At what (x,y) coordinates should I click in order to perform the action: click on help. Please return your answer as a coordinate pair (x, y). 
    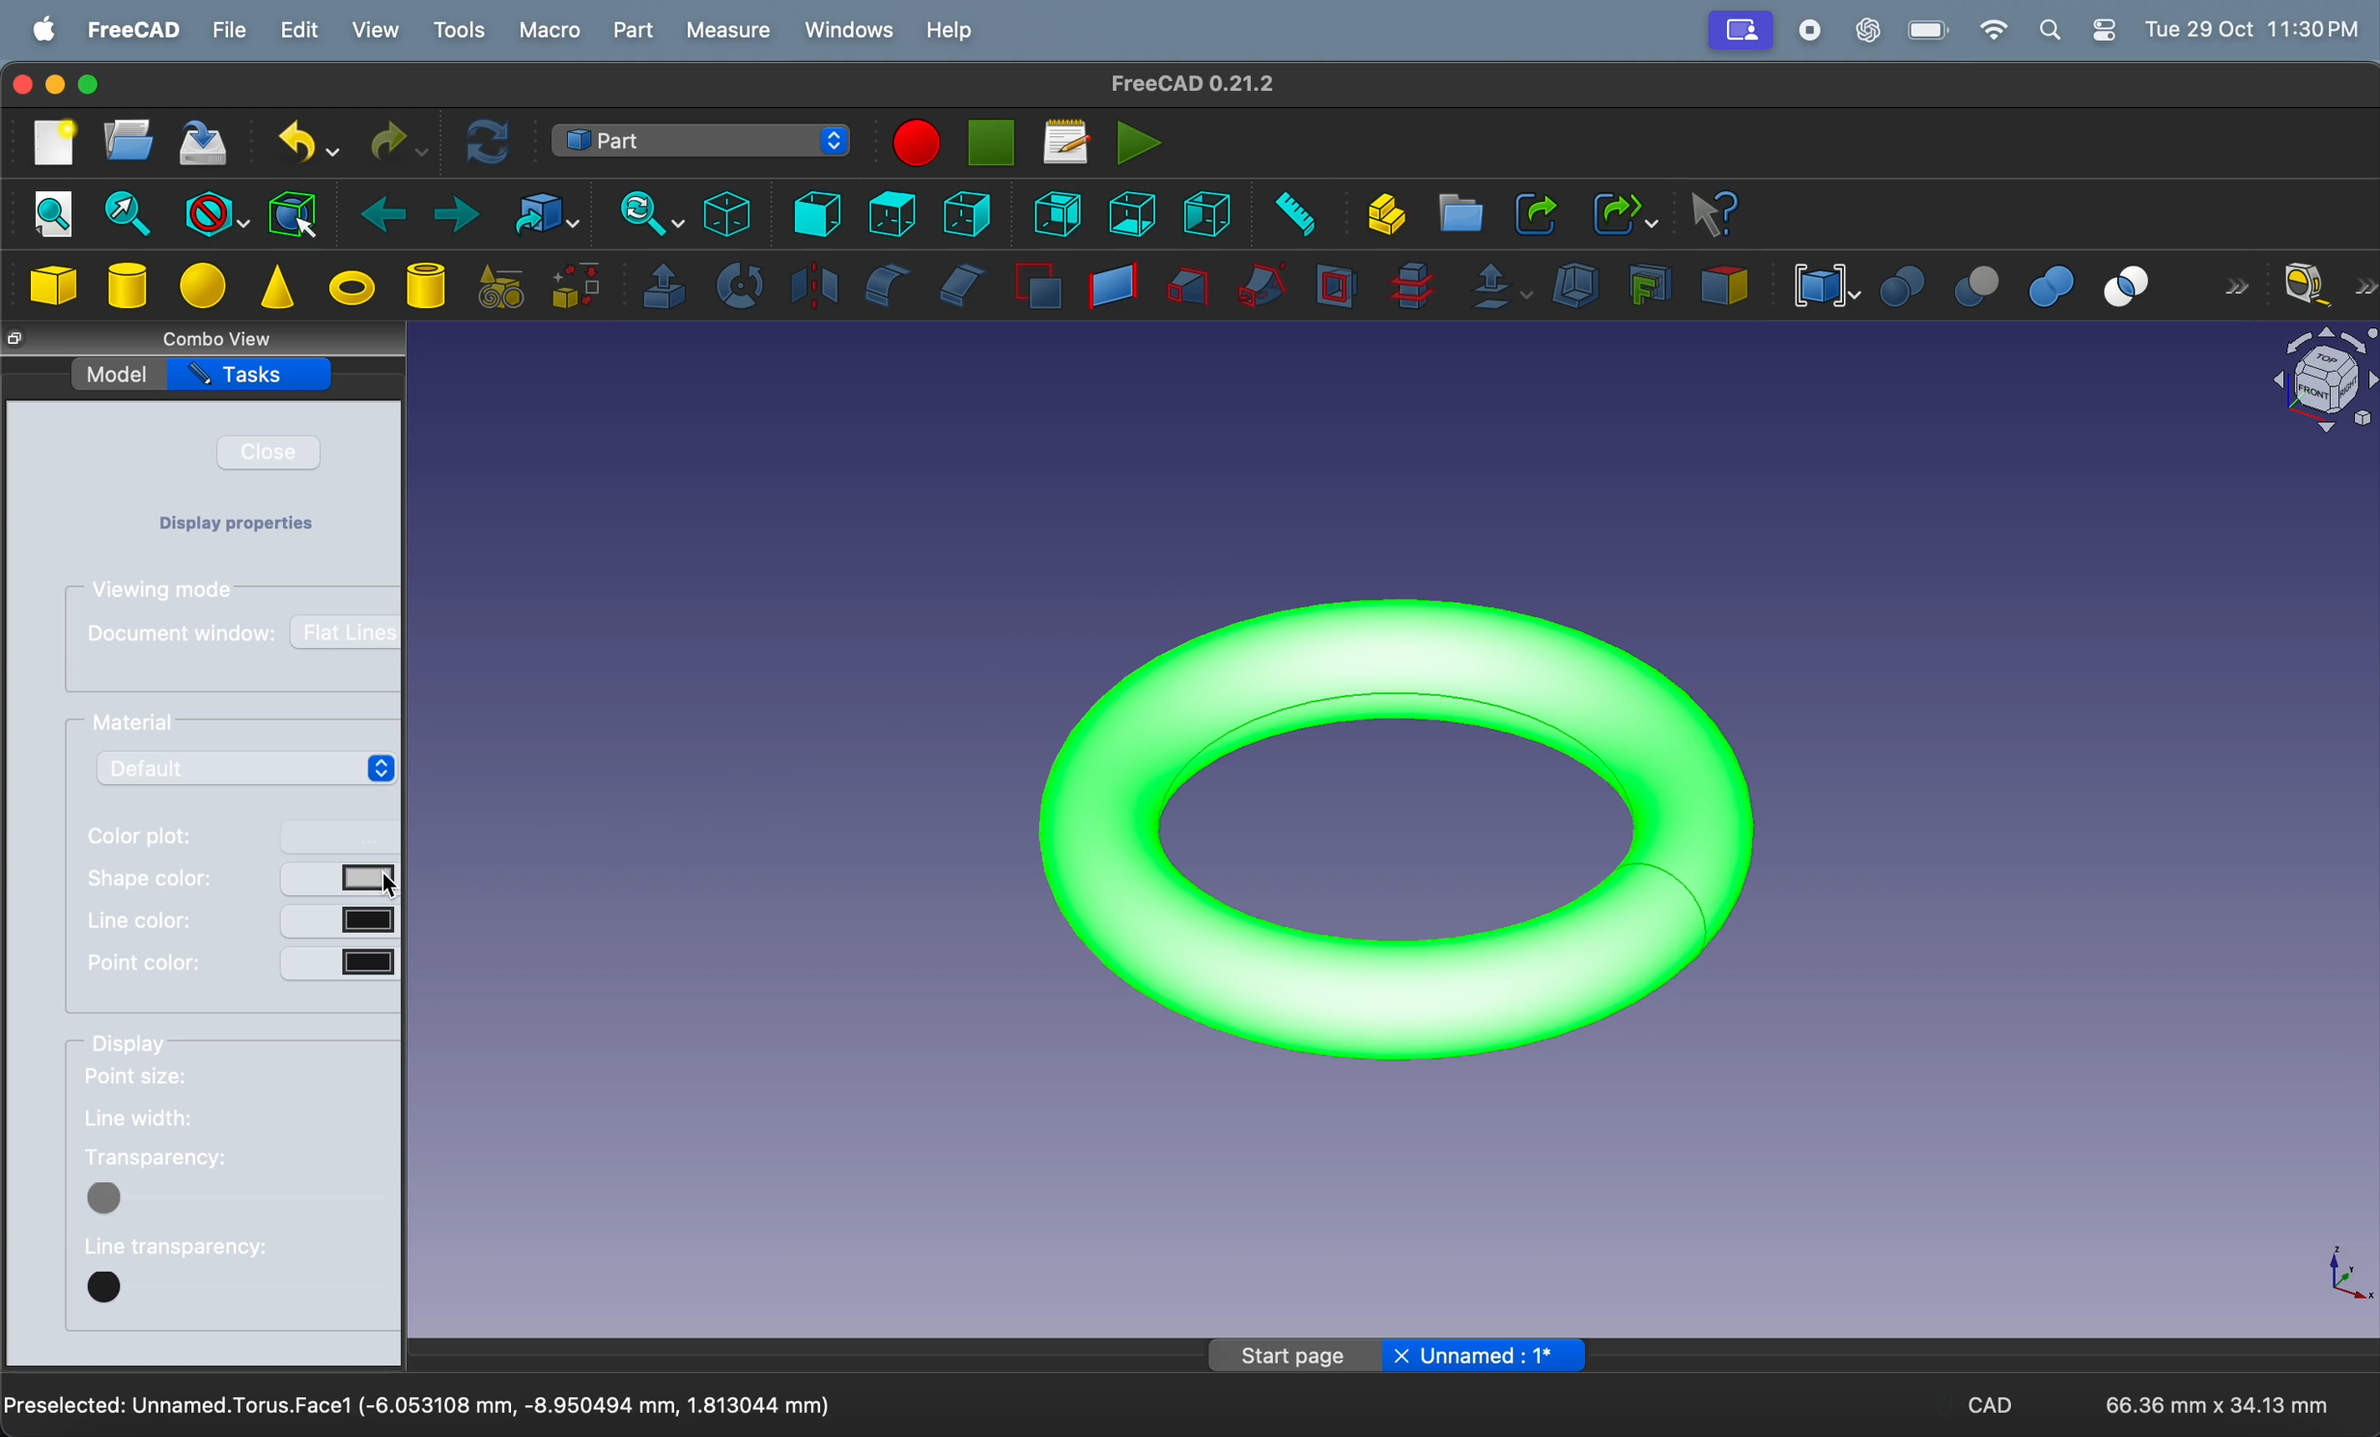
    Looking at the image, I should click on (952, 30).